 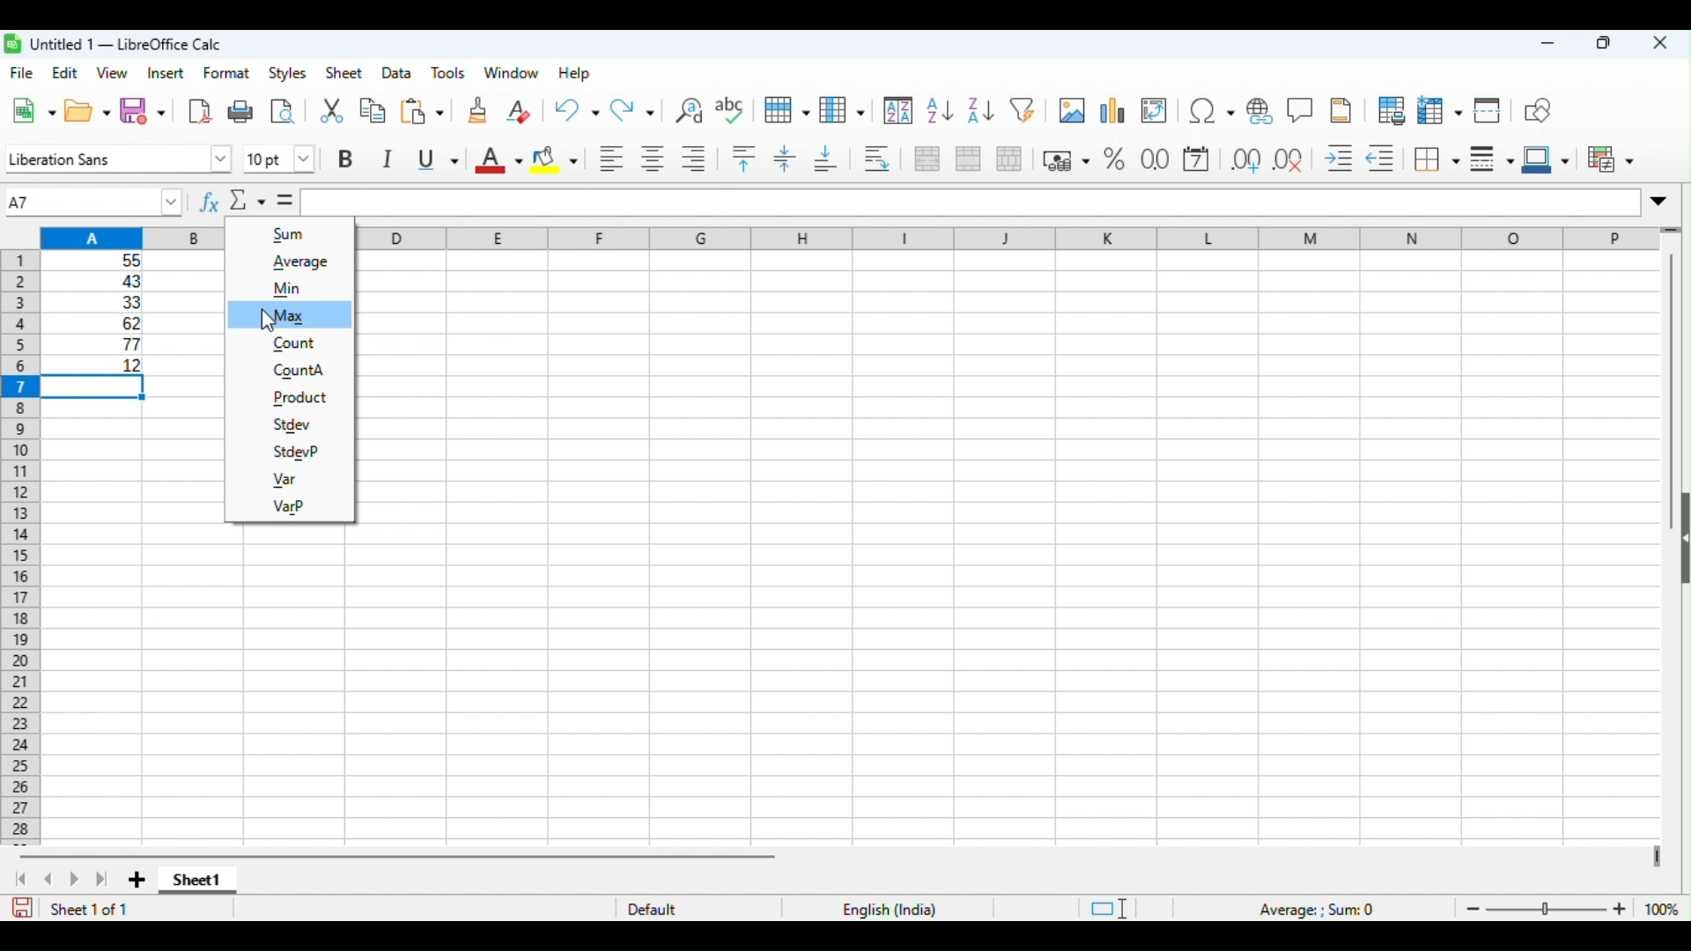 I want to click on first sheet, so click(x=19, y=879).